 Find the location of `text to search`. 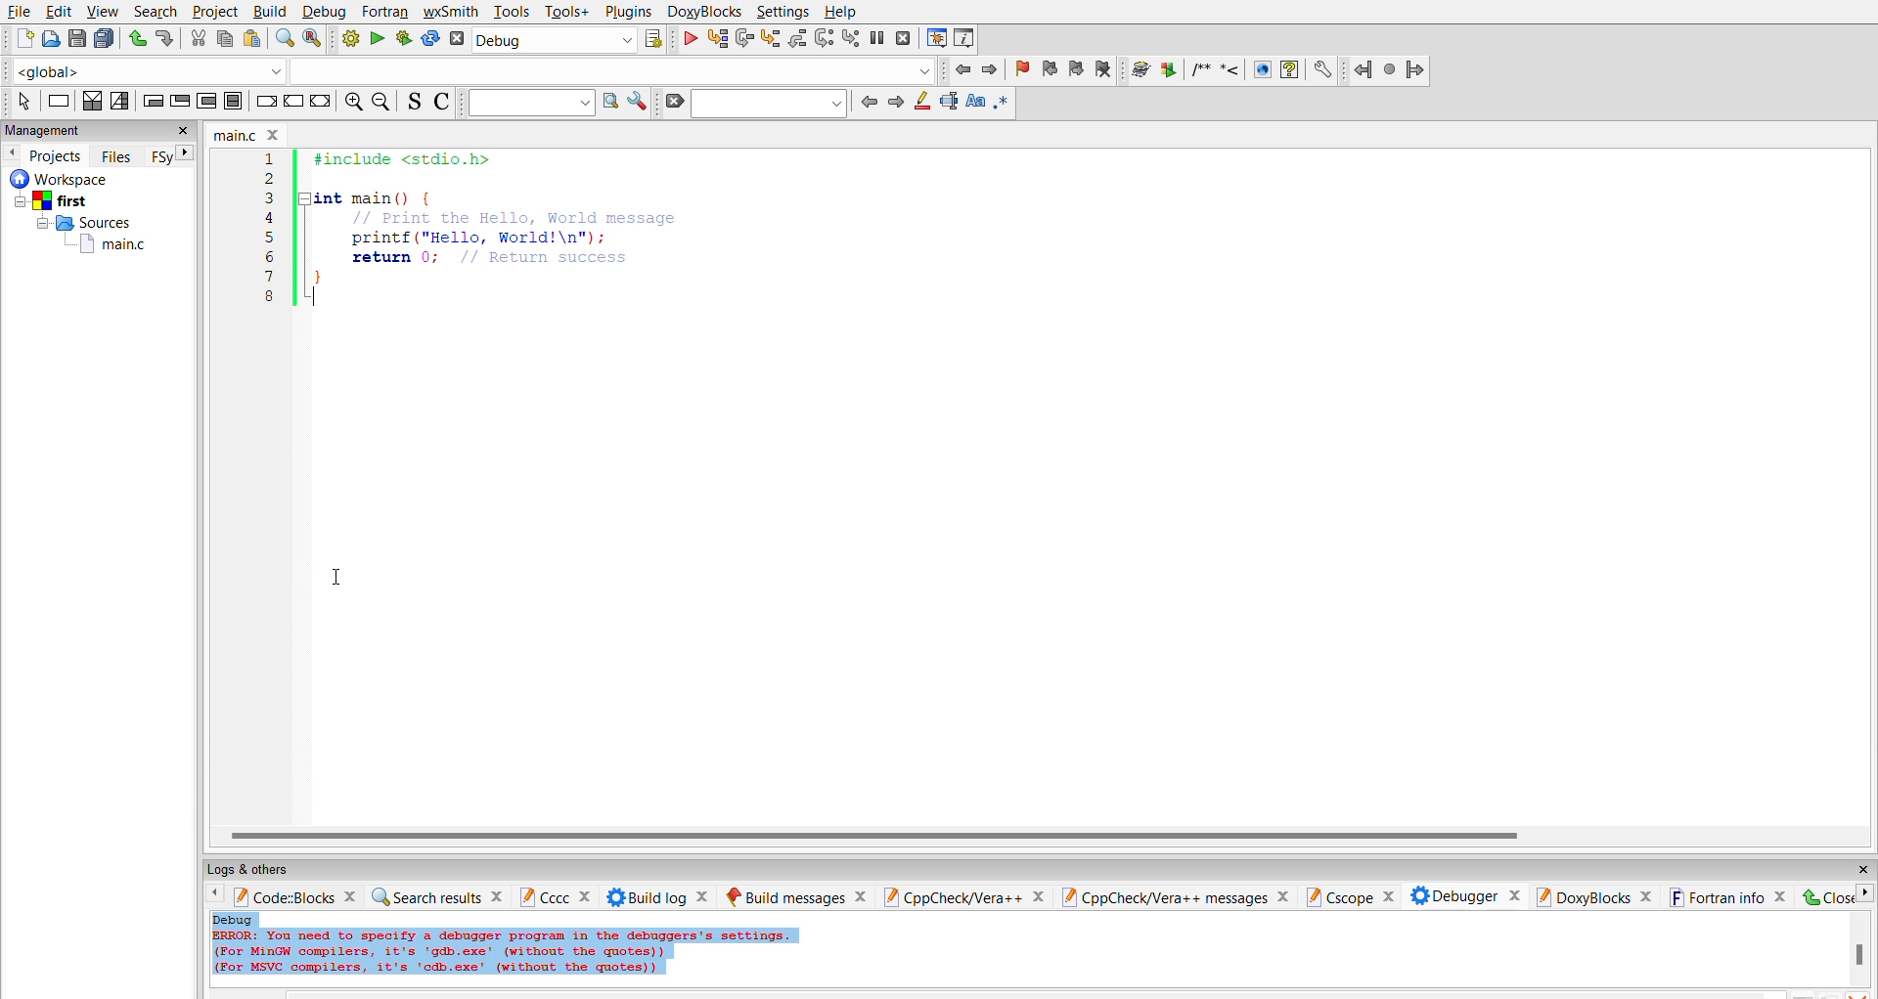

text to search is located at coordinates (533, 105).